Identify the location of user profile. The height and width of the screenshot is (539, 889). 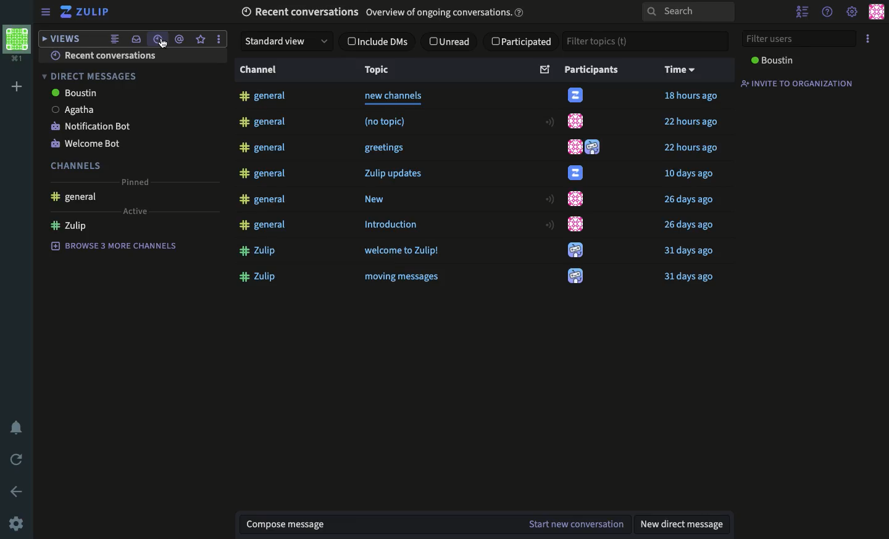
(577, 199).